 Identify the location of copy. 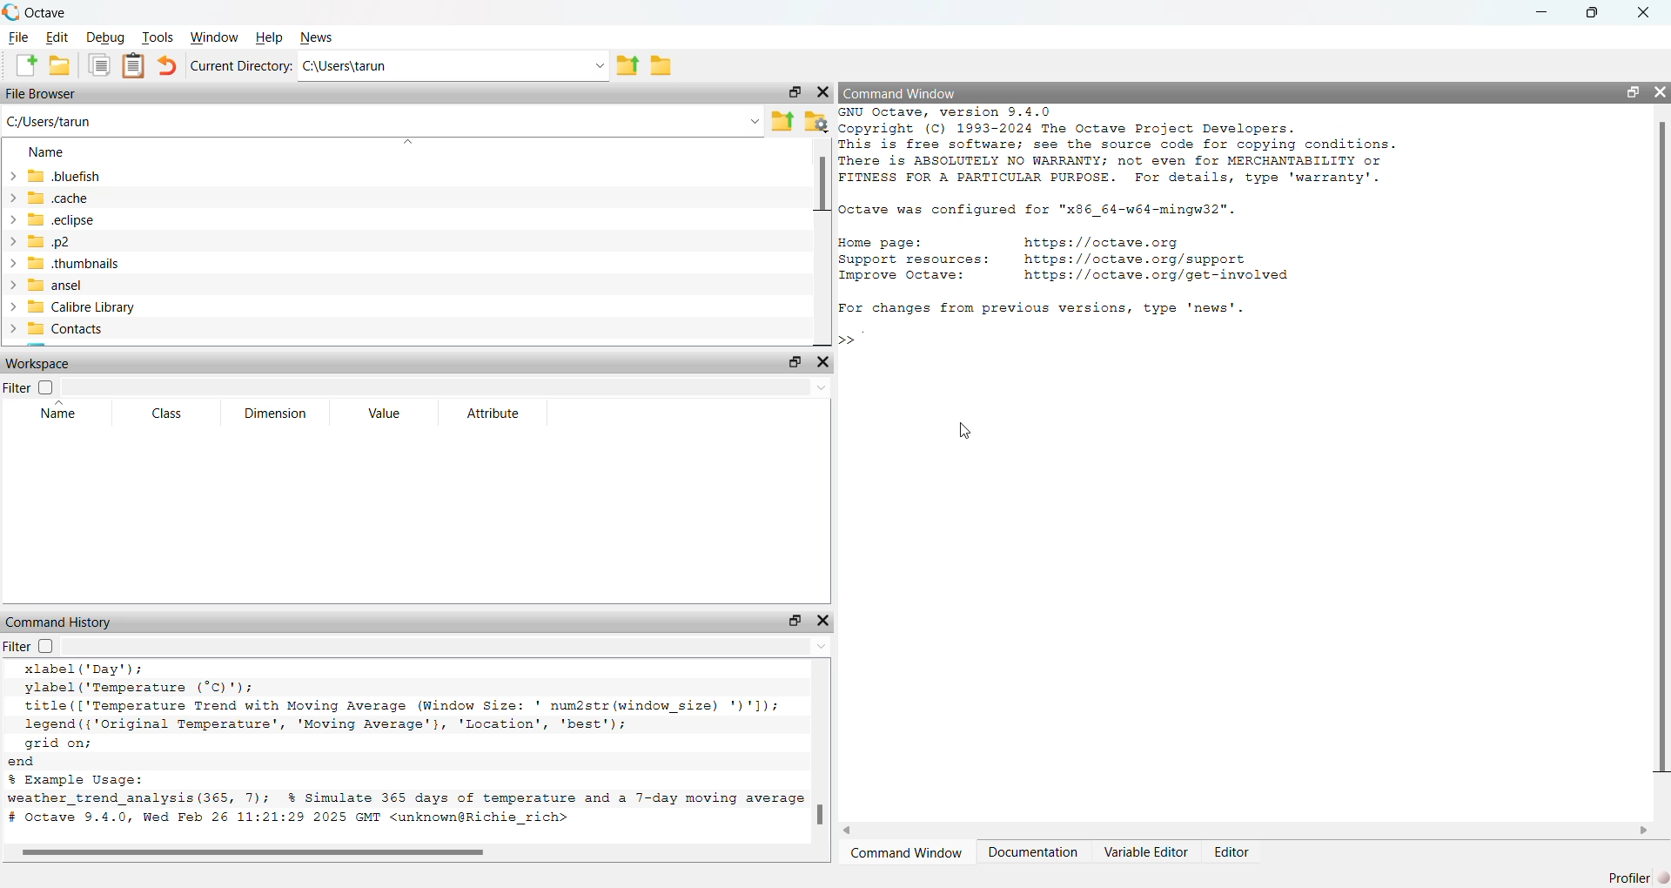
(99, 65).